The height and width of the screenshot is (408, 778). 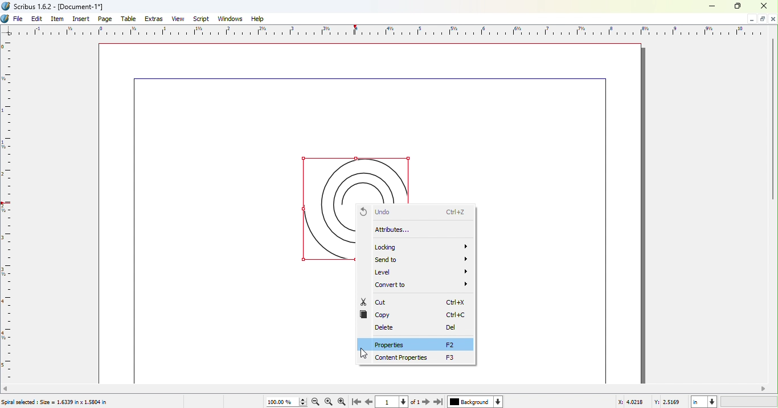 I want to click on Locking, so click(x=420, y=247).